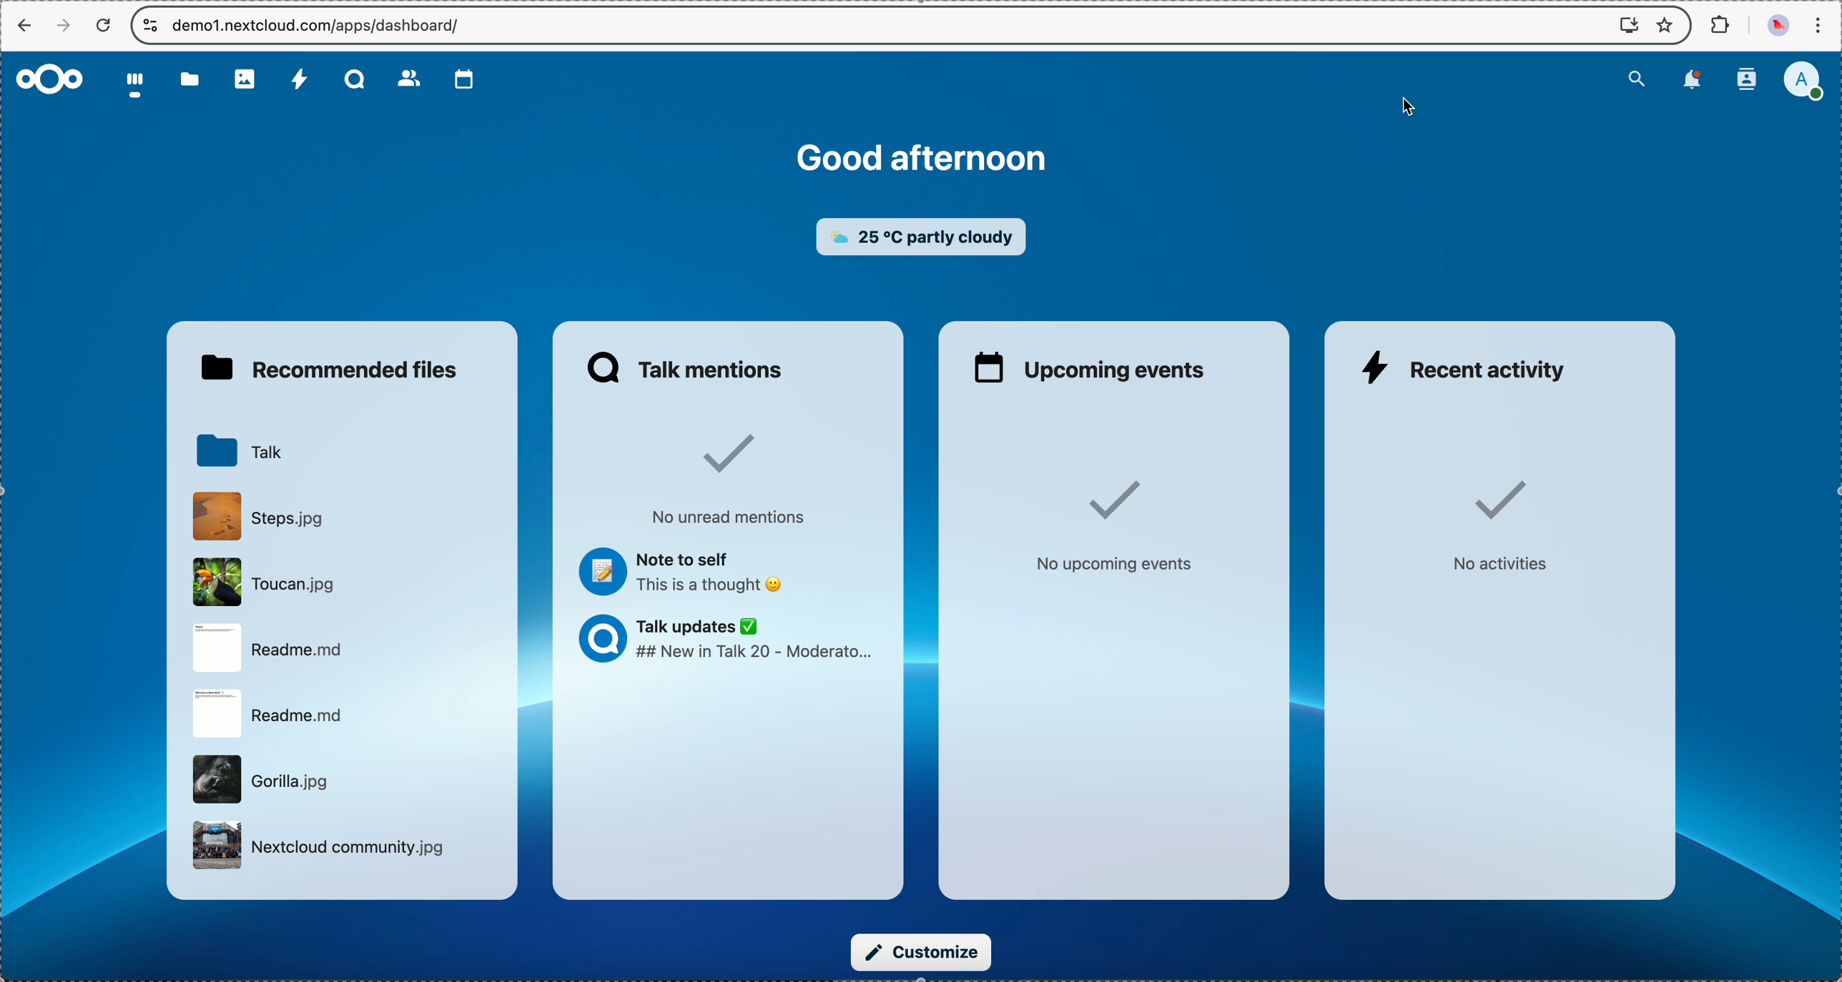  I want to click on profile picture, so click(1776, 28).